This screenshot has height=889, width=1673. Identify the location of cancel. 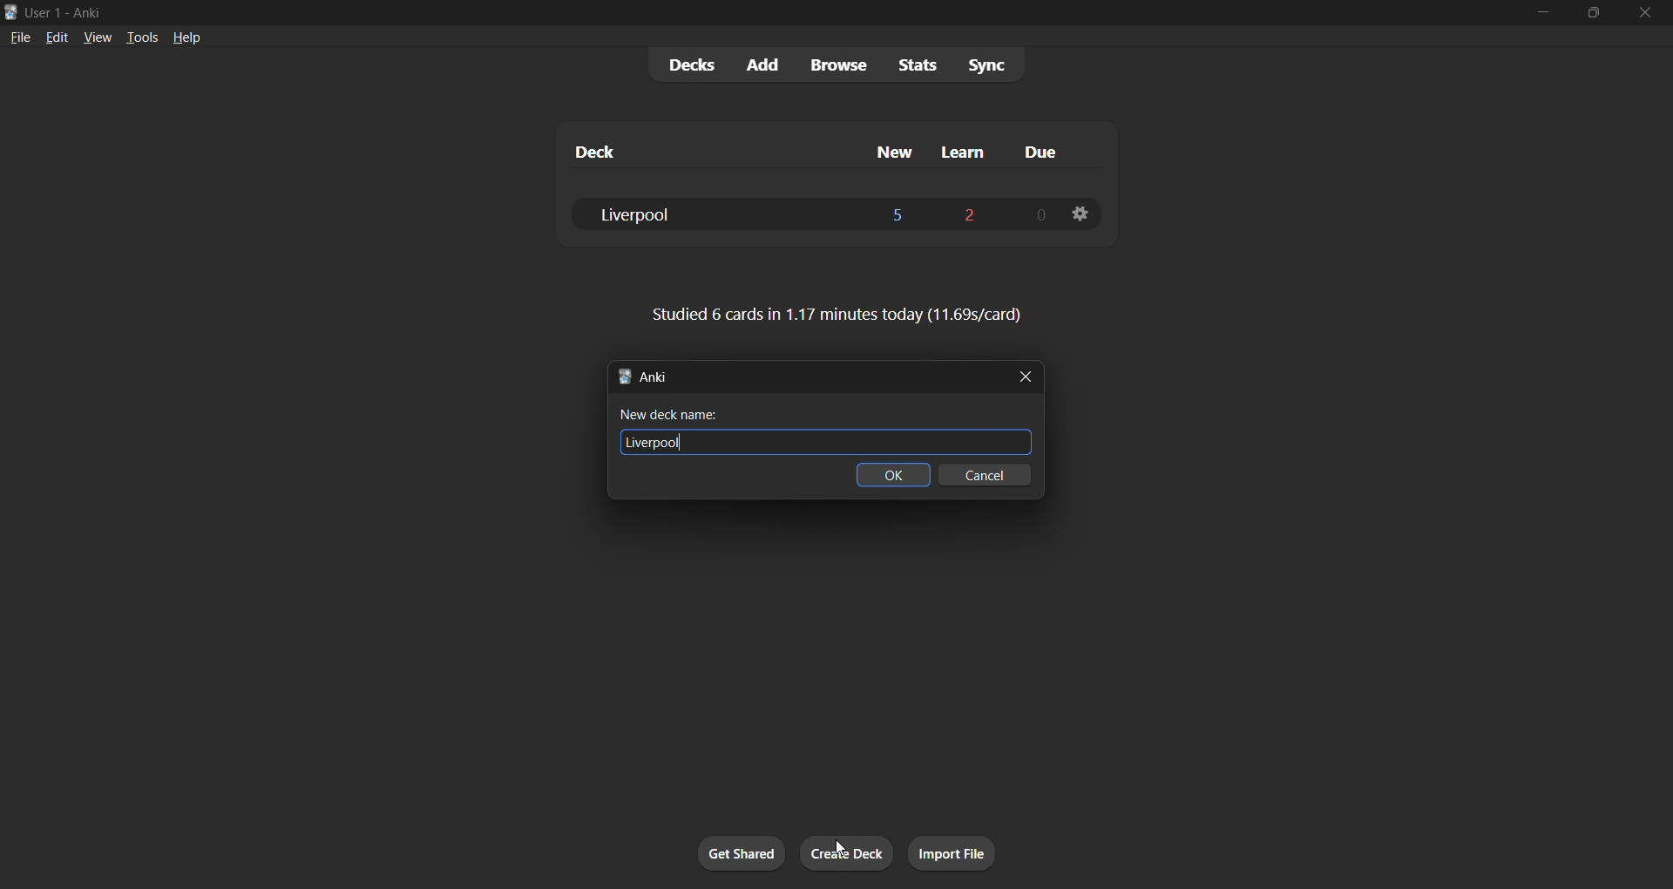
(982, 480).